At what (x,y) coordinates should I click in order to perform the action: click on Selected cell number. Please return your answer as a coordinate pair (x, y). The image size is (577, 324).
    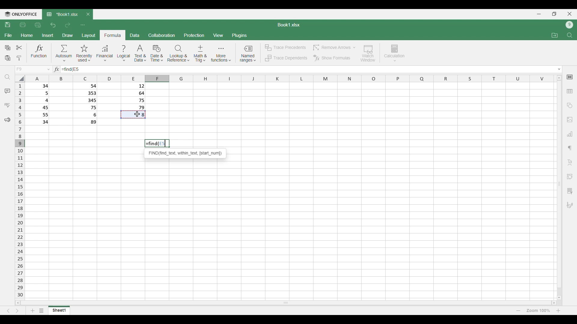
    Looking at the image, I should click on (163, 144).